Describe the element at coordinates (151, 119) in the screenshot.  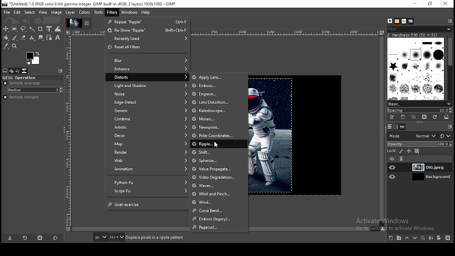
I see `combine` at that location.